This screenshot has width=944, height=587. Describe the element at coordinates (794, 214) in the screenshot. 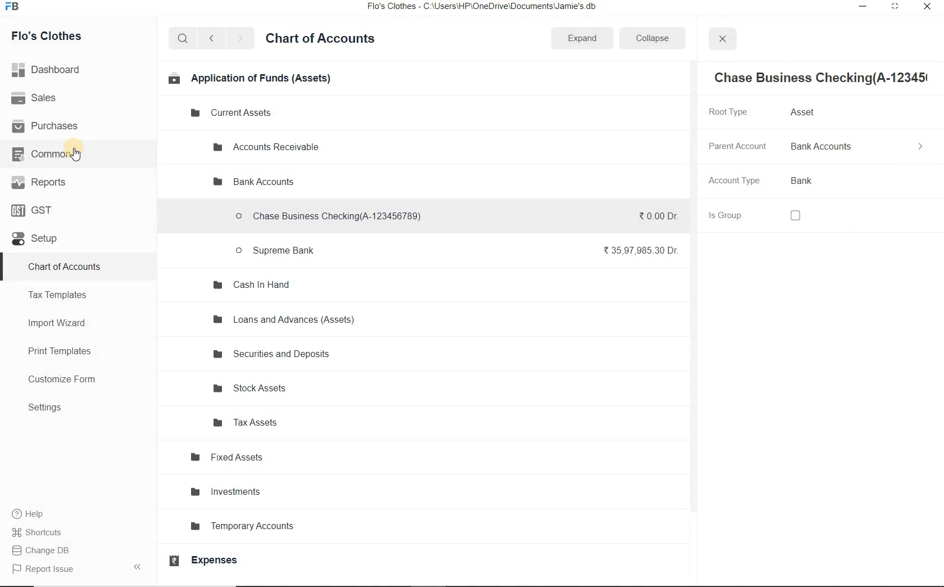

I see `checkbox` at that location.